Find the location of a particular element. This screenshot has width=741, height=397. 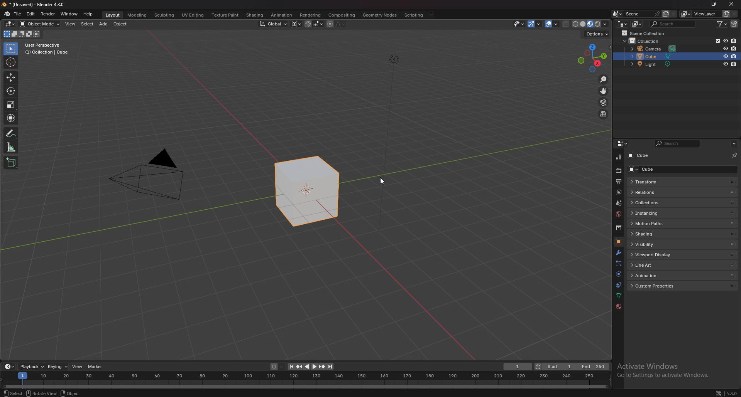

disable in renders is located at coordinates (734, 56).